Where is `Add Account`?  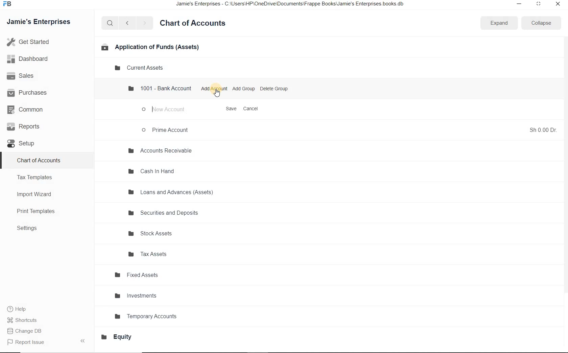
Add Account is located at coordinates (214, 89).